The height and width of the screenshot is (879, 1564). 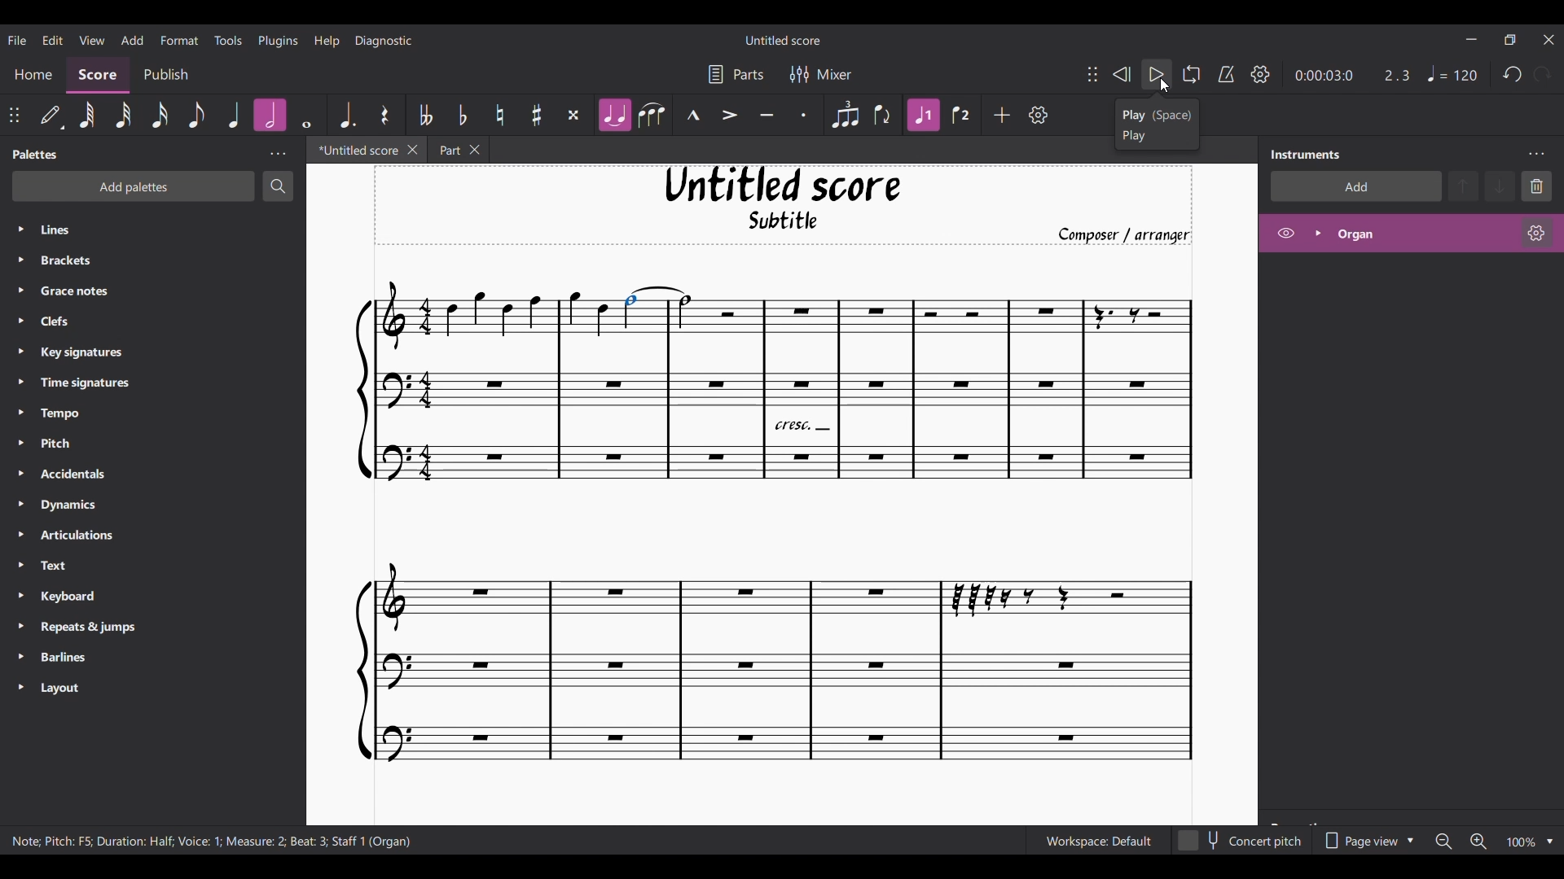 What do you see at coordinates (52, 116) in the screenshot?
I see `Default` at bounding box center [52, 116].